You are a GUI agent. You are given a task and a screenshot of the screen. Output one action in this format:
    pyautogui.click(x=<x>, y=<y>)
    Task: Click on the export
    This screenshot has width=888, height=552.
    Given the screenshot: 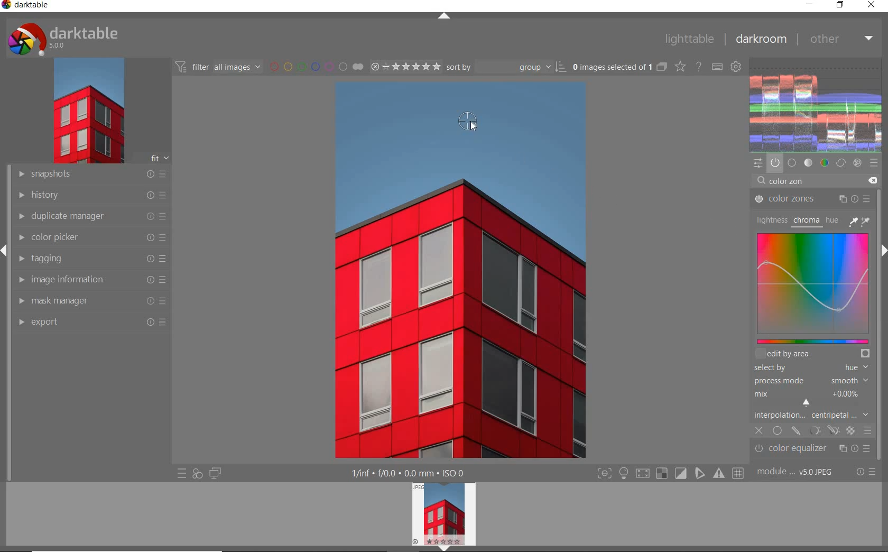 What is the action you would take?
    pyautogui.click(x=92, y=323)
    